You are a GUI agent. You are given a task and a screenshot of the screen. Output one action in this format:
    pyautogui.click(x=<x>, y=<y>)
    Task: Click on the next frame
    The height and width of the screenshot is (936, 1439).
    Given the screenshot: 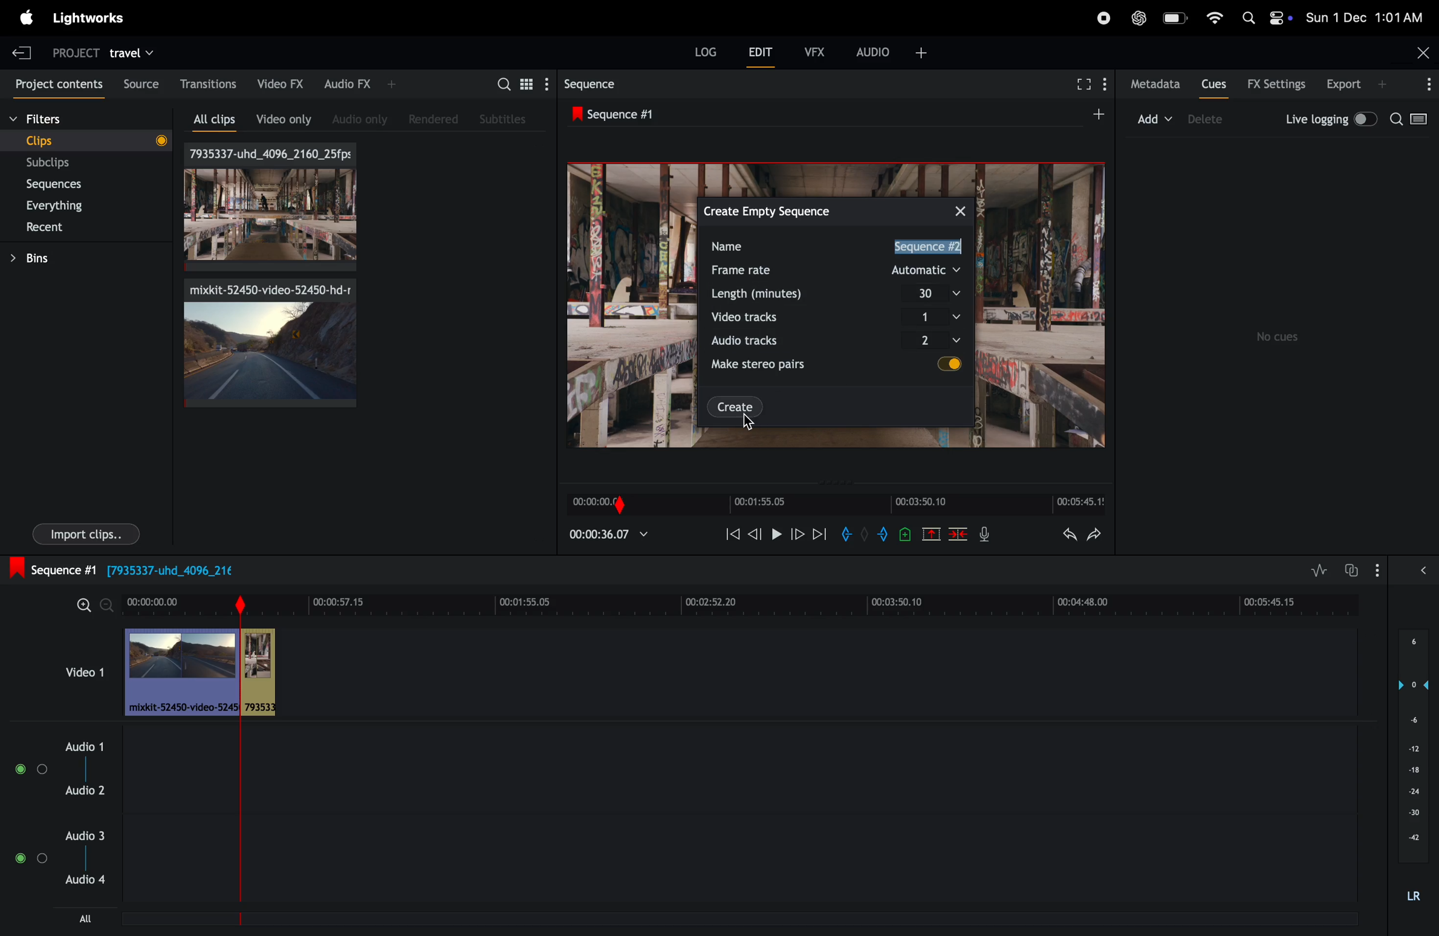 What is the action you would take?
    pyautogui.click(x=753, y=533)
    